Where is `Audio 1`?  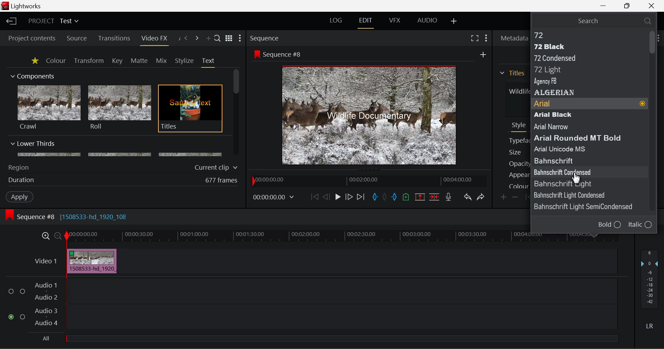 Audio 1 is located at coordinates (45, 286).